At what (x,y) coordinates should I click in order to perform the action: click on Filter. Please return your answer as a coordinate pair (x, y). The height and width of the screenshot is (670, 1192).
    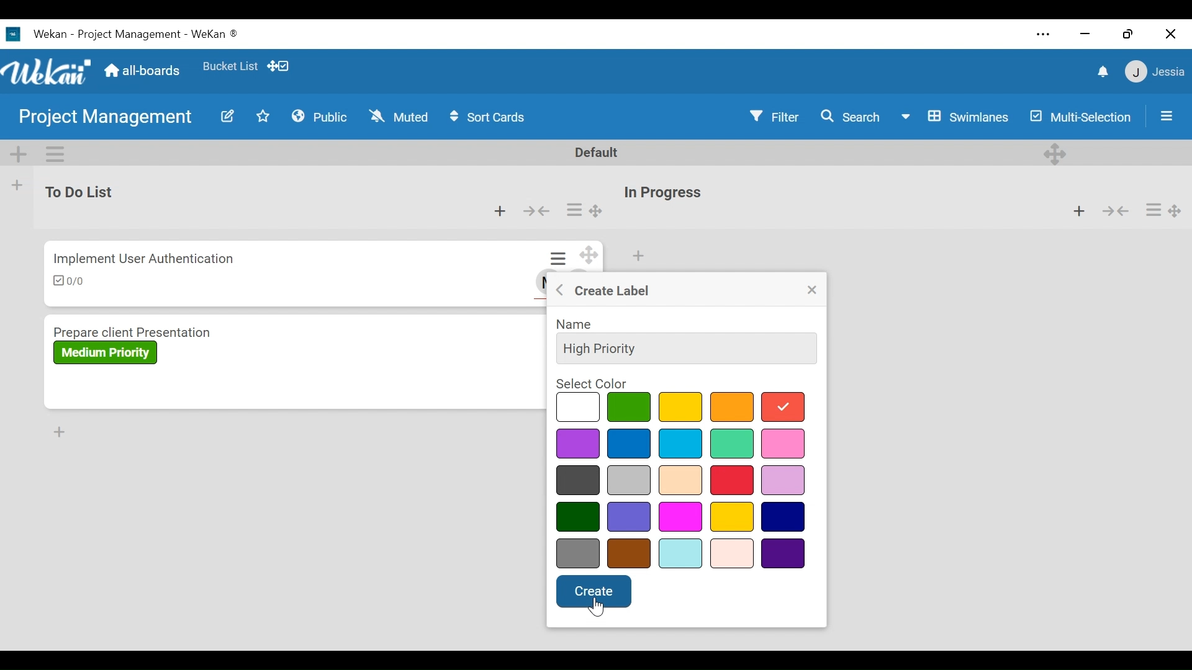
    Looking at the image, I should click on (776, 116).